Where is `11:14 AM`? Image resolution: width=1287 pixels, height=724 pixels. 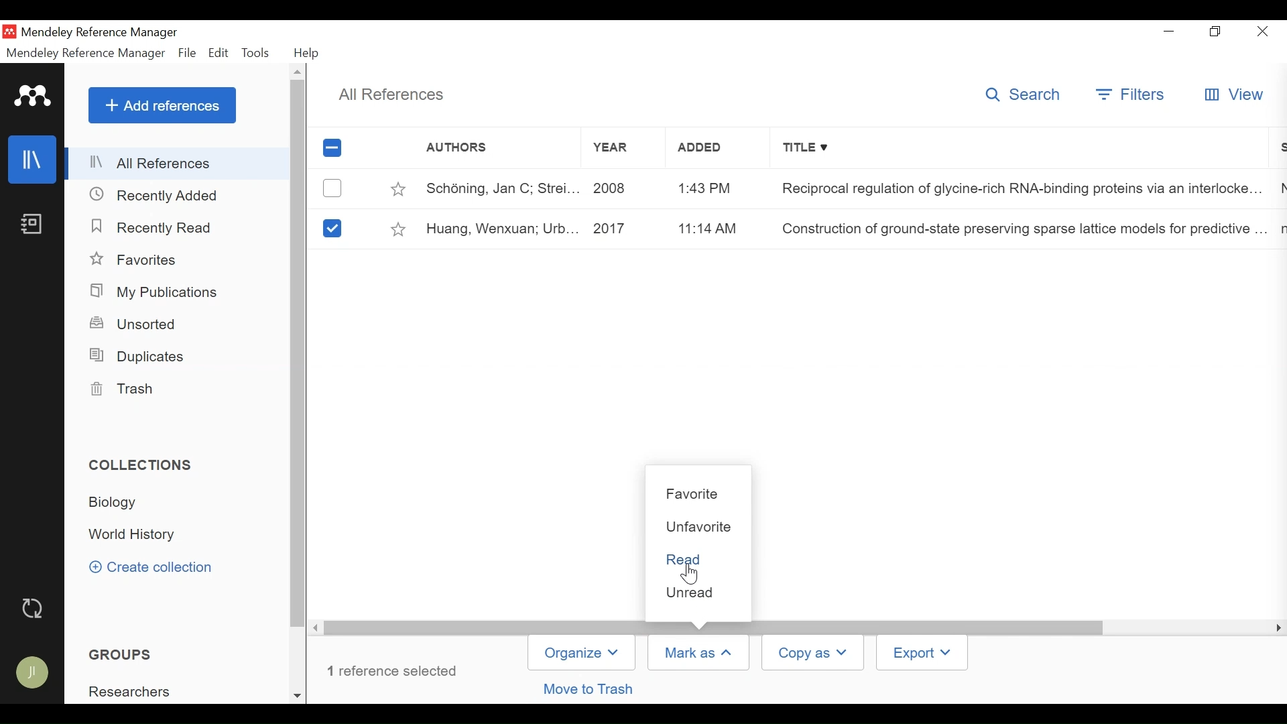 11:14 AM is located at coordinates (705, 228).